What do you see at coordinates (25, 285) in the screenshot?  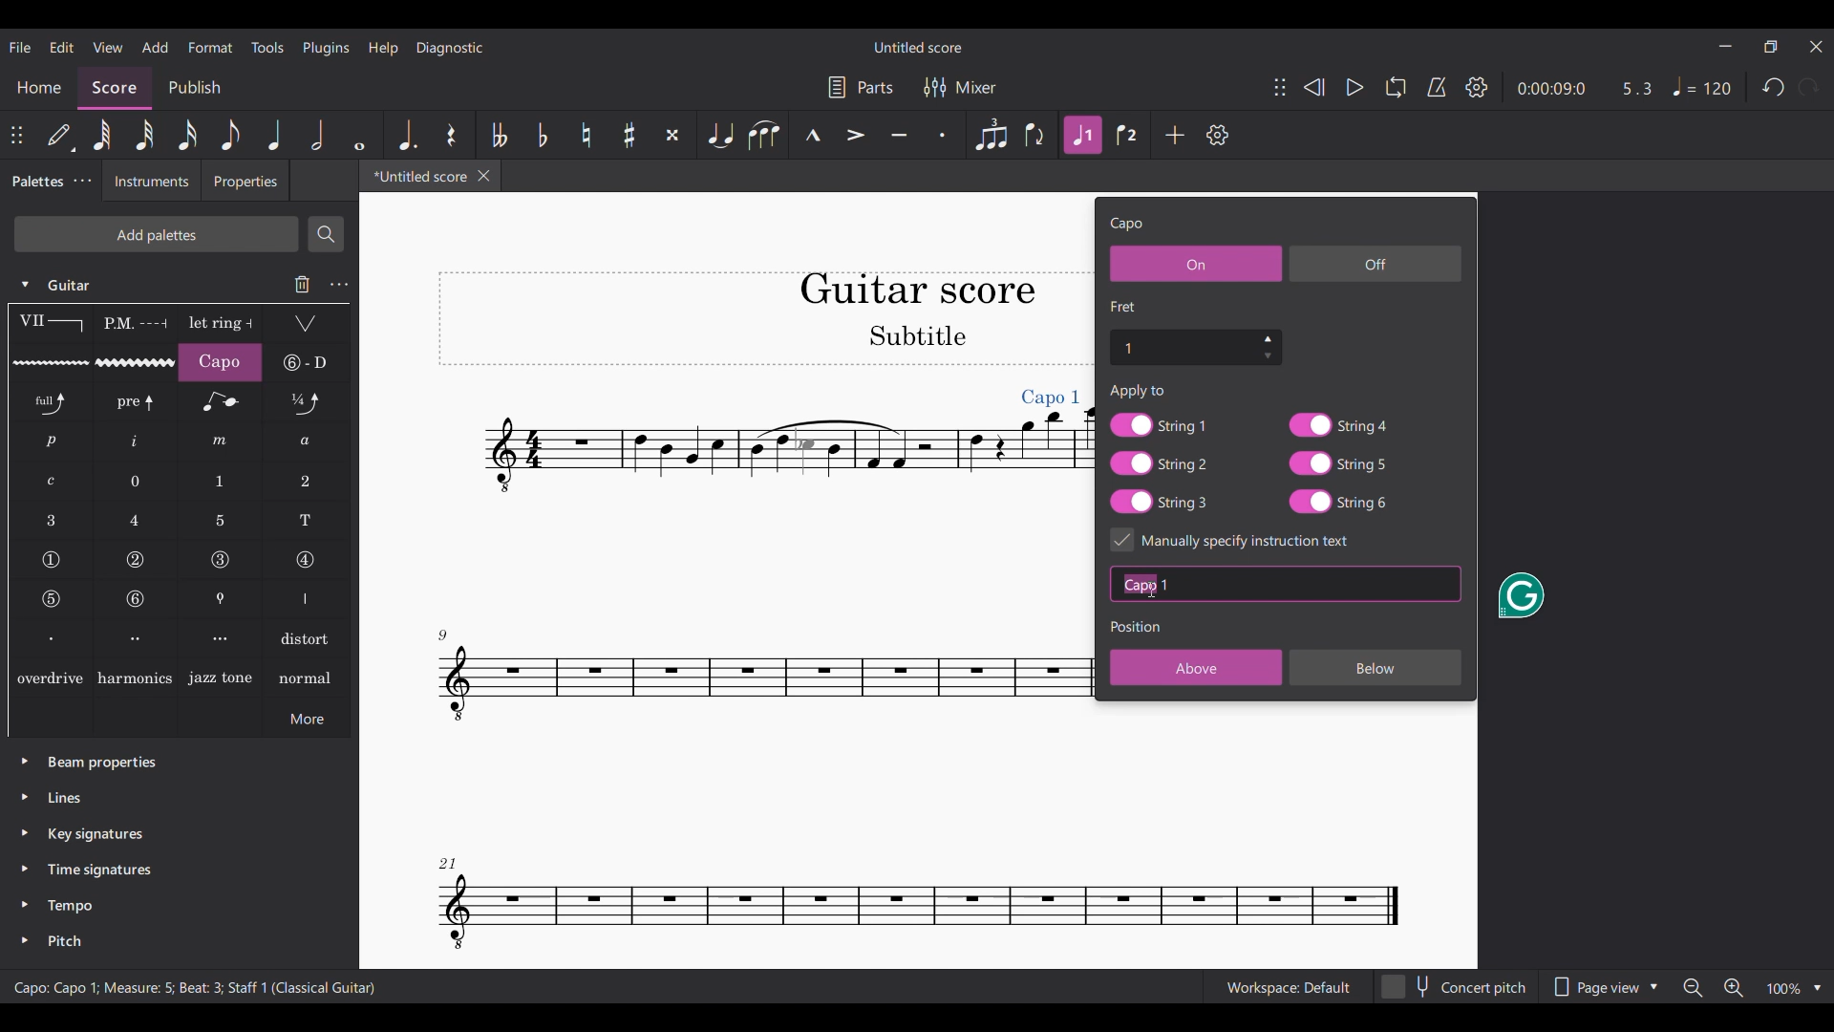 I see `Click to collapse ` at bounding box center [25, 285].